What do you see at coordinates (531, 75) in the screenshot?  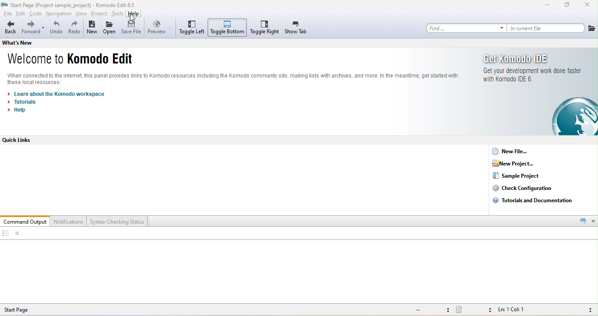 I see `get your development with done faster with komodo ide 6` at bounding box center [531, 75].